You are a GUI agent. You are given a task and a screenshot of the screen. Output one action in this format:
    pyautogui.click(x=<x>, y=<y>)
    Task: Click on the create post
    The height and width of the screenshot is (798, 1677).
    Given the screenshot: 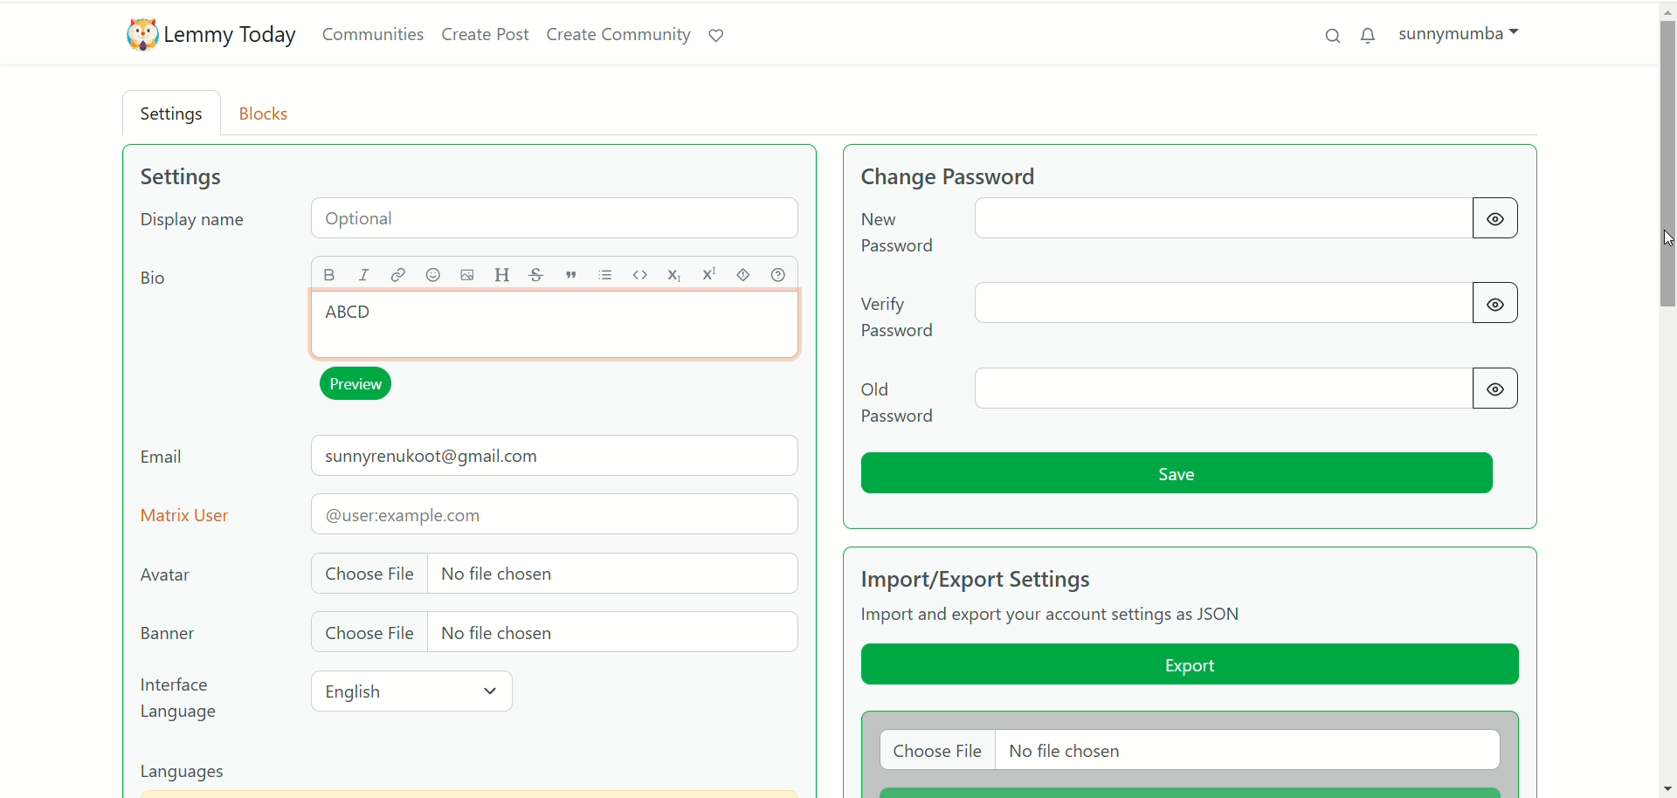 What is the action you would take?
    pyautogui.click(x=486, y=37)
    